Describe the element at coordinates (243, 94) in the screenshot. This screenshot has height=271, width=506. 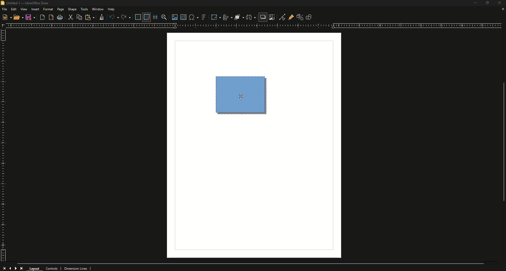
I see `Square` at that location.